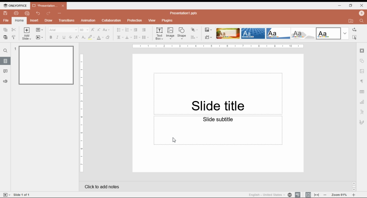 Image resolution: width=367 pixels, height=198 pixels. I want to click on slide title, so click(218, 84).